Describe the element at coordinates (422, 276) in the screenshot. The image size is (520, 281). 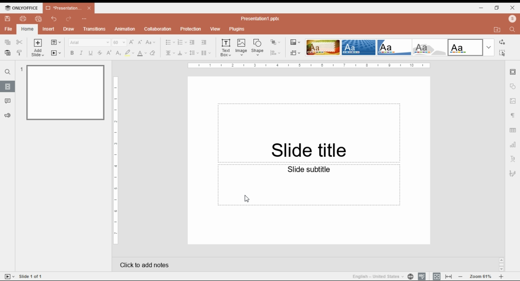
I see `spell check` at that location.